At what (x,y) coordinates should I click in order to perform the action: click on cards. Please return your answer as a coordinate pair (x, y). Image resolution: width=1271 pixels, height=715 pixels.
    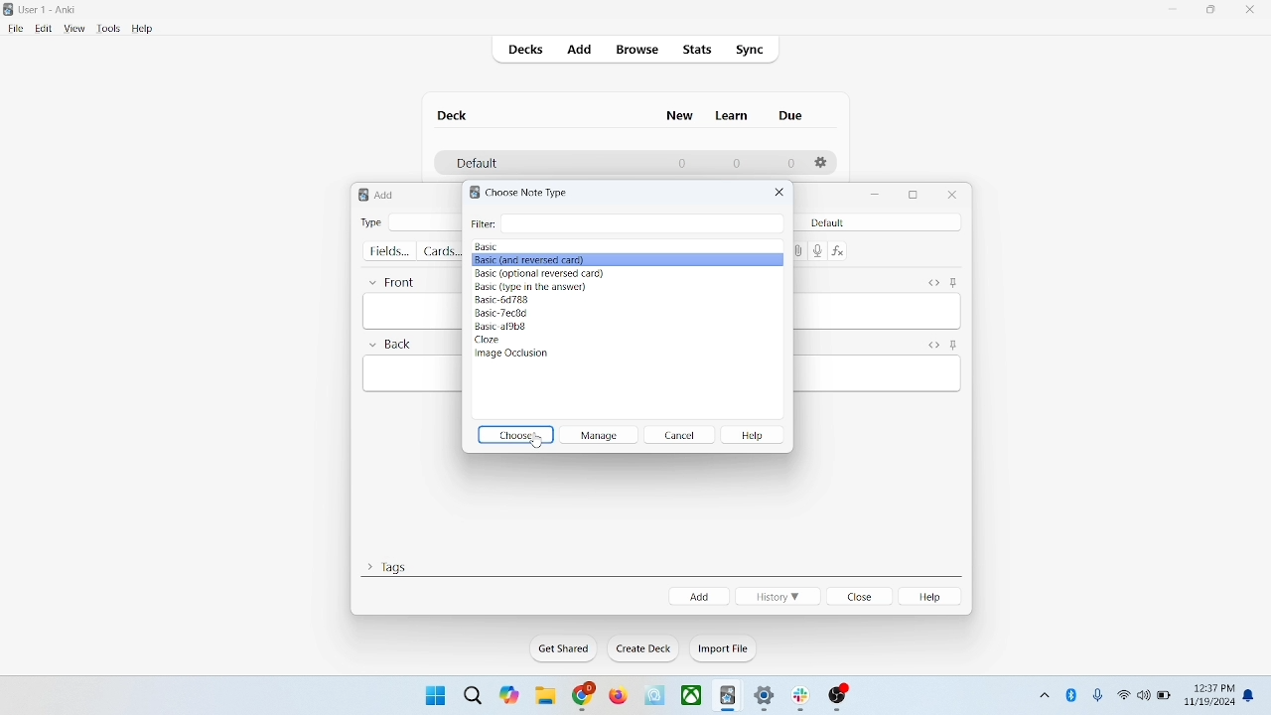
    Looking at the image, I should click on (439, 252).